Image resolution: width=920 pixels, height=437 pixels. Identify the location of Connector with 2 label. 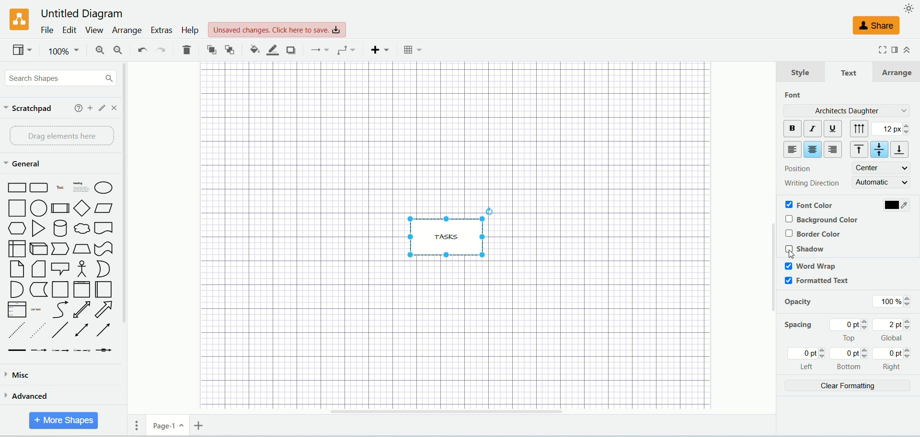
(60, 351).